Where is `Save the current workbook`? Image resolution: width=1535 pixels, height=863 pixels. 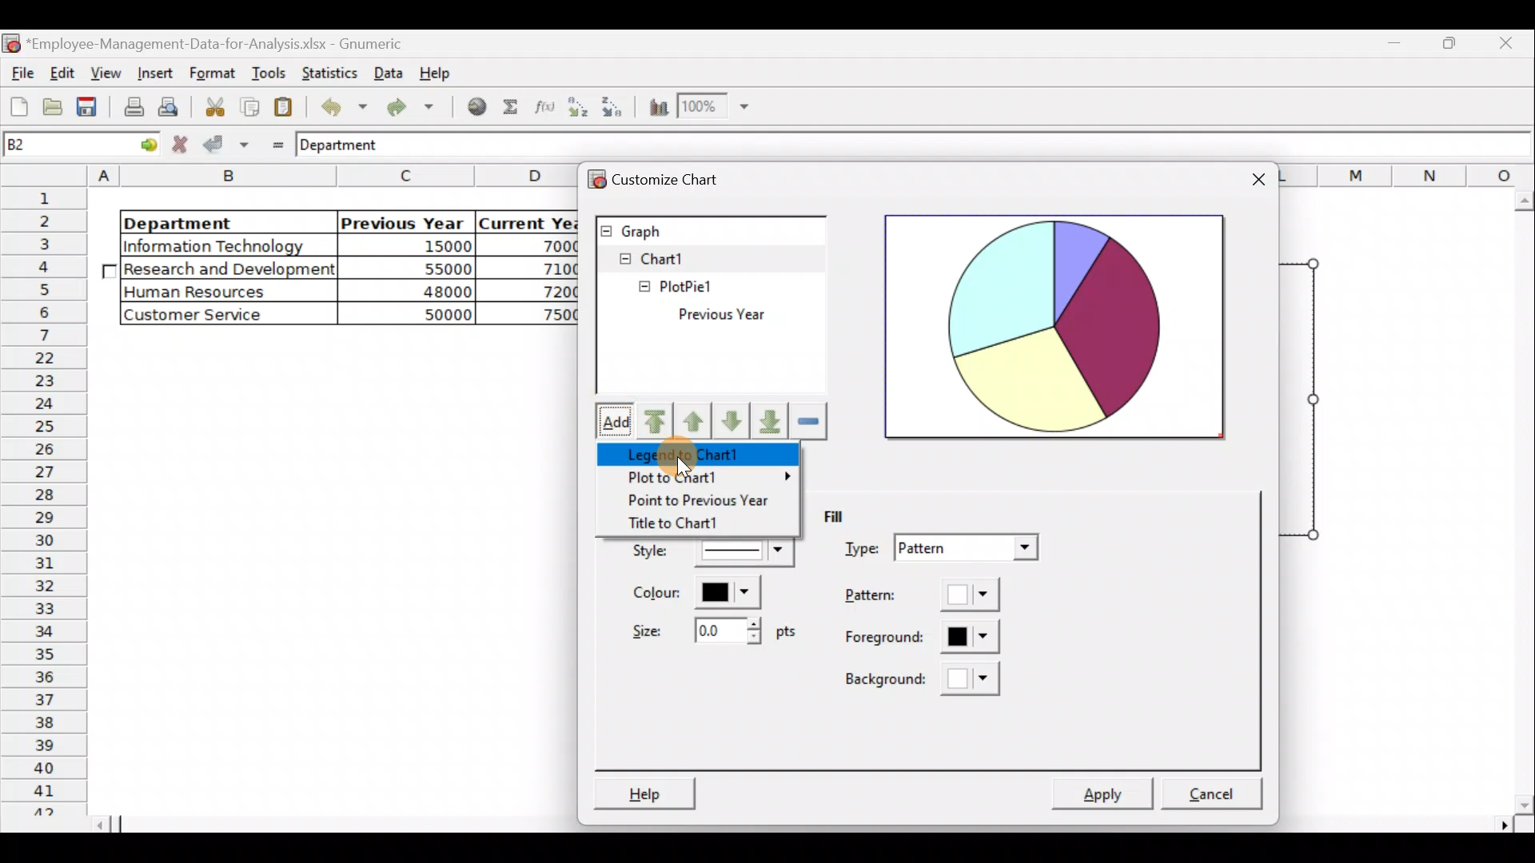 Save the current workbook is located at coordinates (88, 108).